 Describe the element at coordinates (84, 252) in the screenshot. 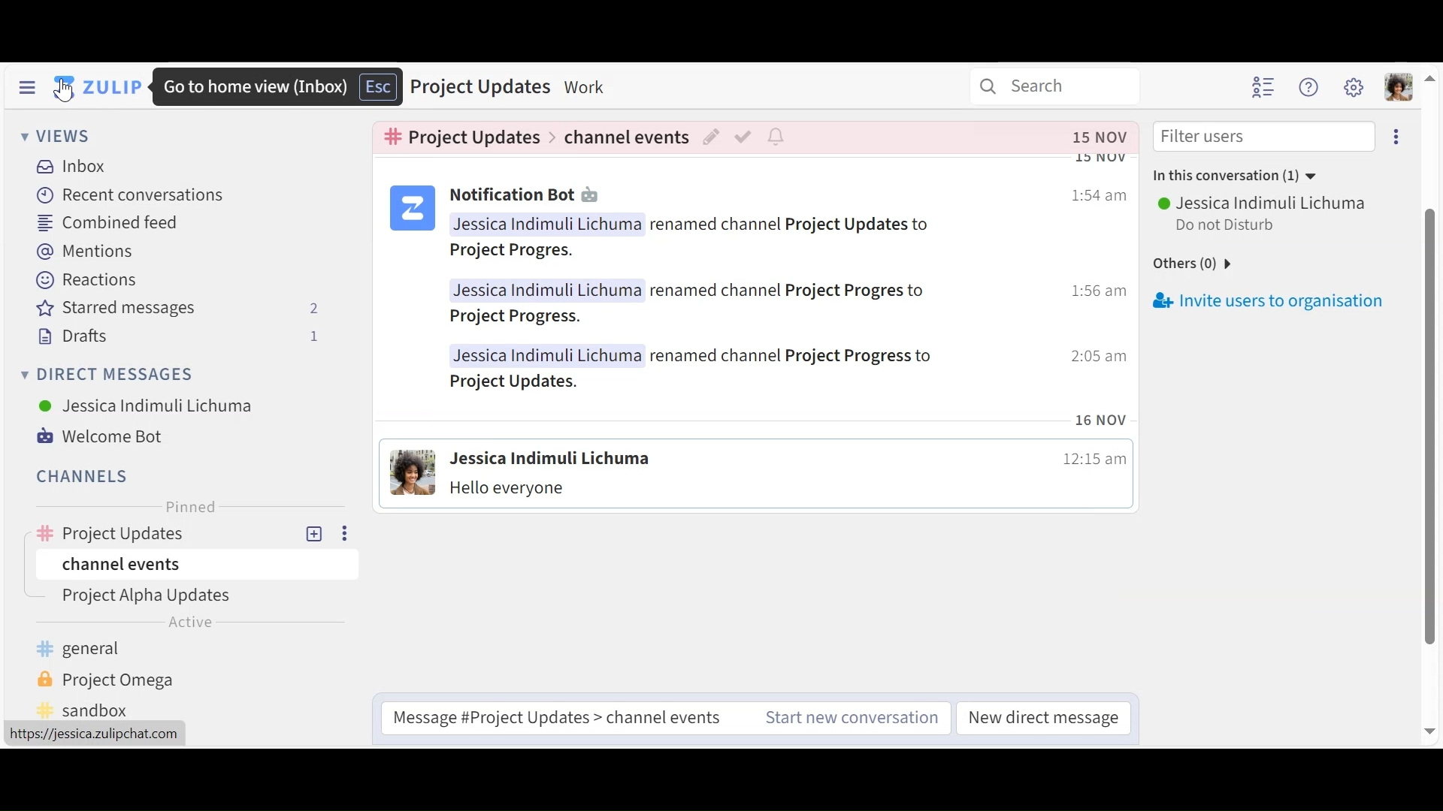

I see `Mentions` at that location.